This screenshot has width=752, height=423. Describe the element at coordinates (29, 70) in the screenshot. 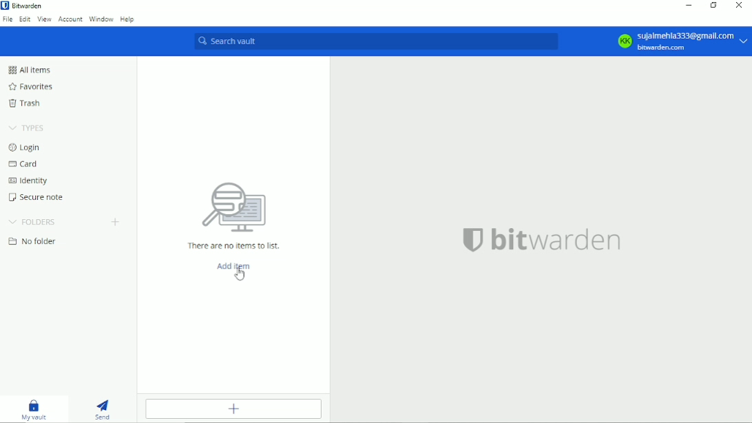

I see `All items` at that location.